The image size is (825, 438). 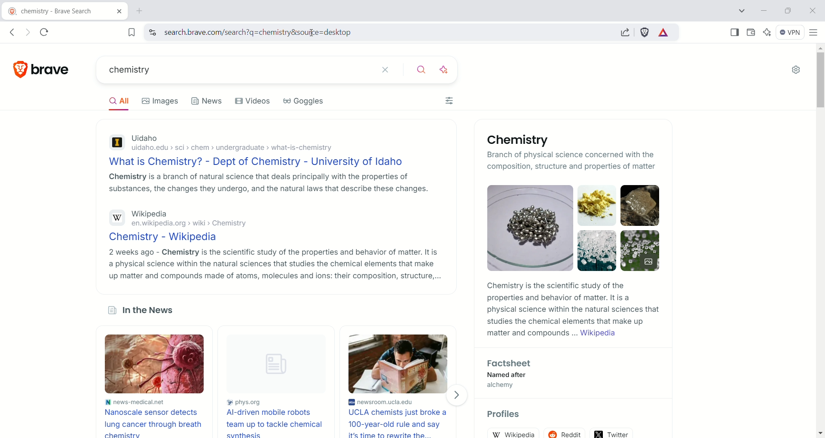 What do you see at coordinates (574, 310) in the screenshot?
I see `Chemistry is the scientific study of the properties and behavior of matter. It is a physical science within the natural sciences that studies the chemical elements that make up matter and compounds ... Wikipedia` at bounding box center [574, 310].